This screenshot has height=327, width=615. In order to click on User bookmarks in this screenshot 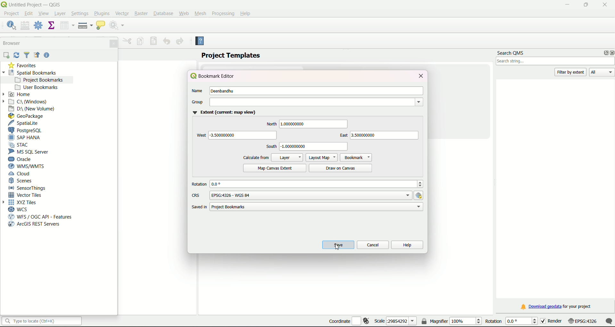, I will do `click(40, 87)`.